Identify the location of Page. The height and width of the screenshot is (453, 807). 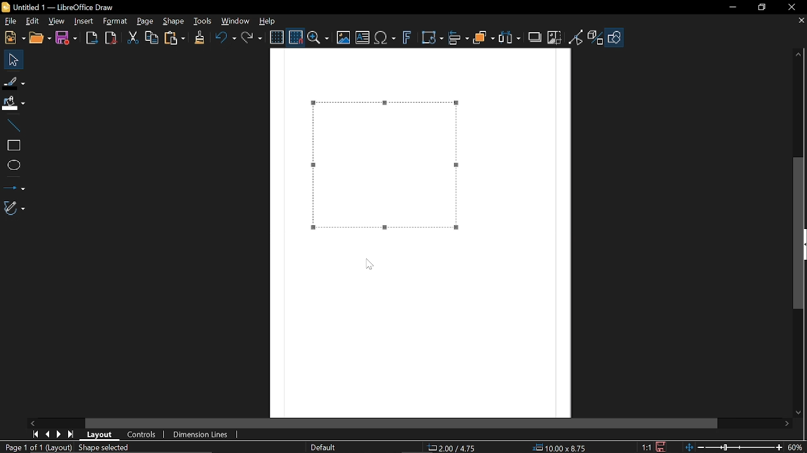
(145, 22).